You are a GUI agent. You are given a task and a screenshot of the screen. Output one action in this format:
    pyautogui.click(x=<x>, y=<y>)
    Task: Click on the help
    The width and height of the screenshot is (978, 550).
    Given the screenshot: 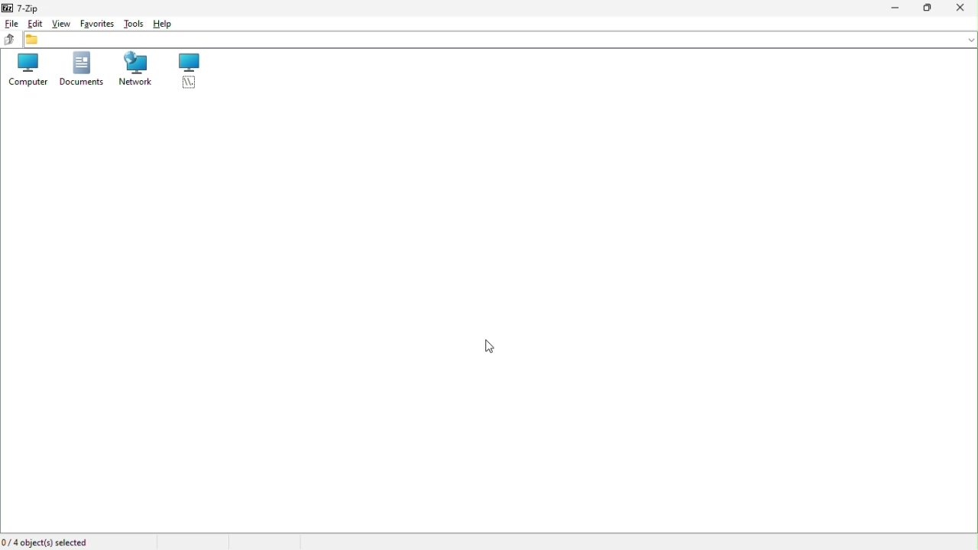 What is the action you would take?
    pyautogui.click(x=167, y=23)
    